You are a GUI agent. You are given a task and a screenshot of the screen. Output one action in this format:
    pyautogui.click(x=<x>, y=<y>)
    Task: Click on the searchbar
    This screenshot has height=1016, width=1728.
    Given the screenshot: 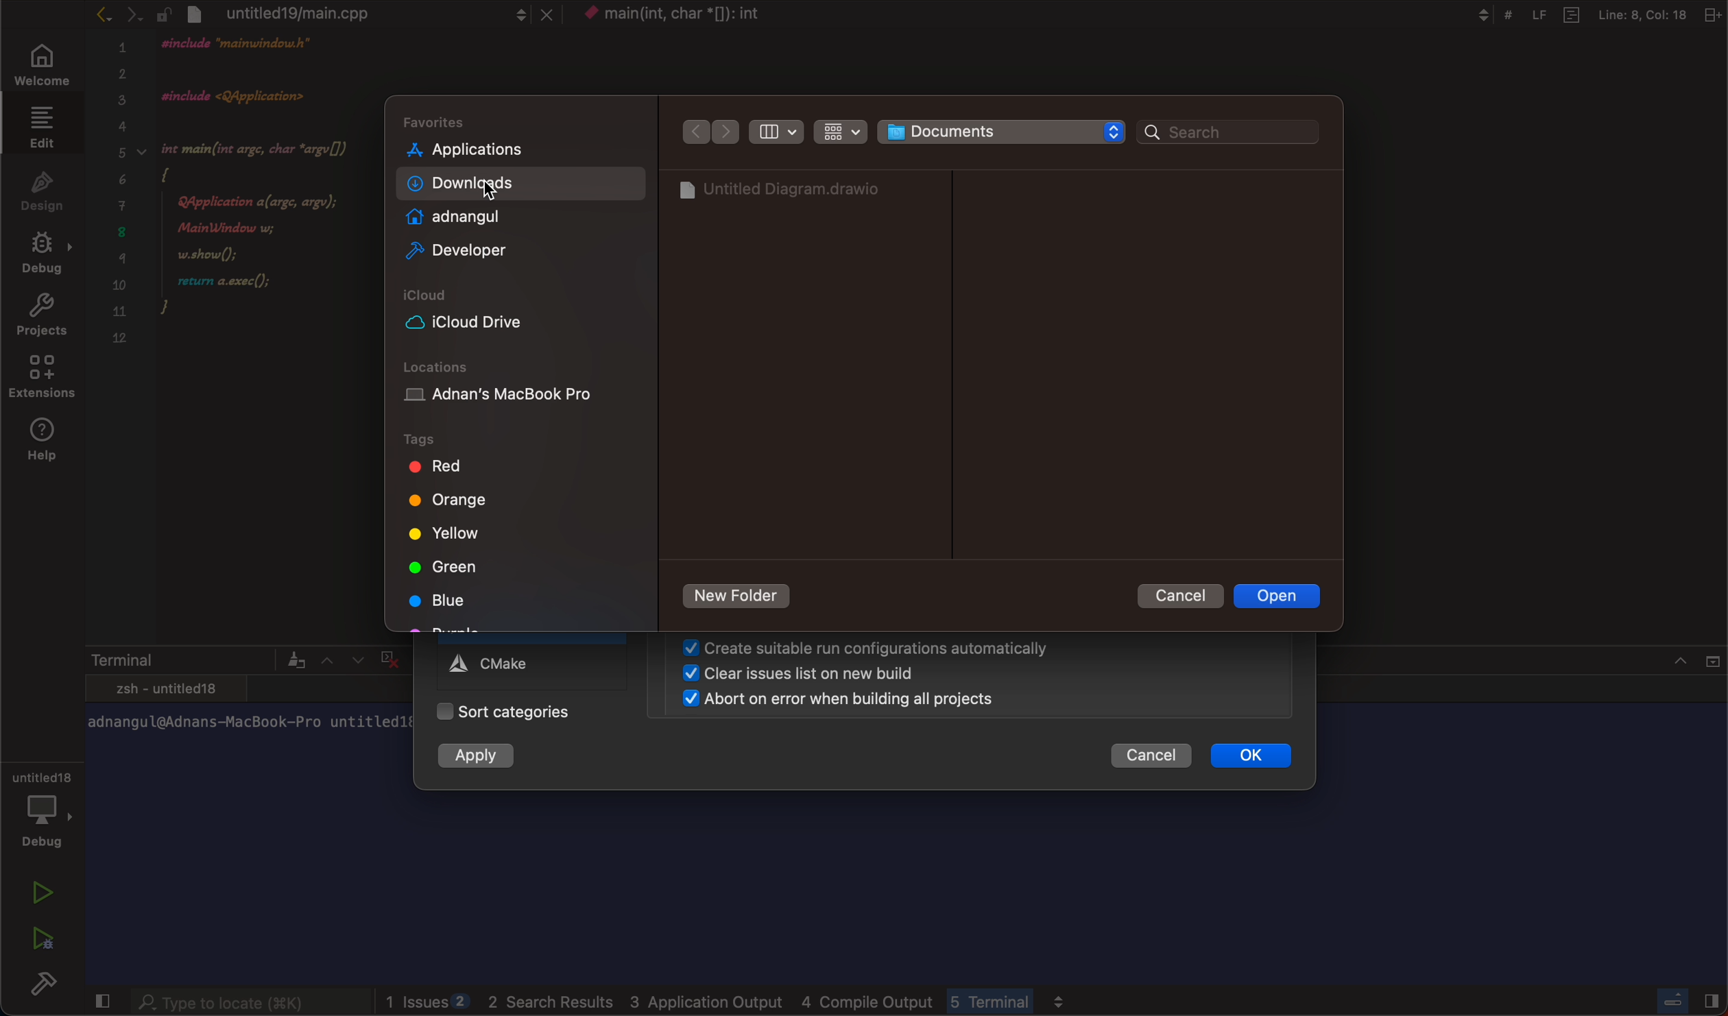 What is the action you would take?
    pyautogui.click(x=238, y=1000)
    